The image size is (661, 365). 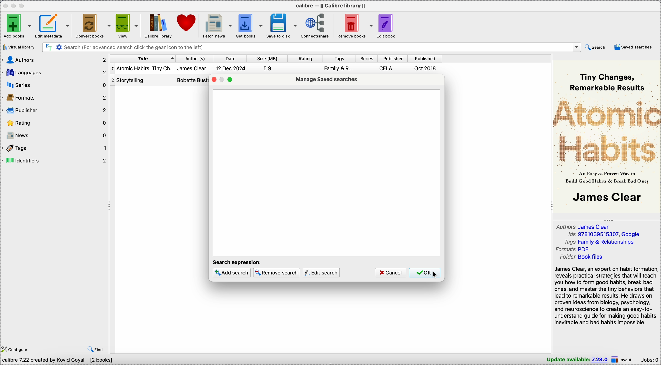 I want to click on title, so click(x=142, y=59).